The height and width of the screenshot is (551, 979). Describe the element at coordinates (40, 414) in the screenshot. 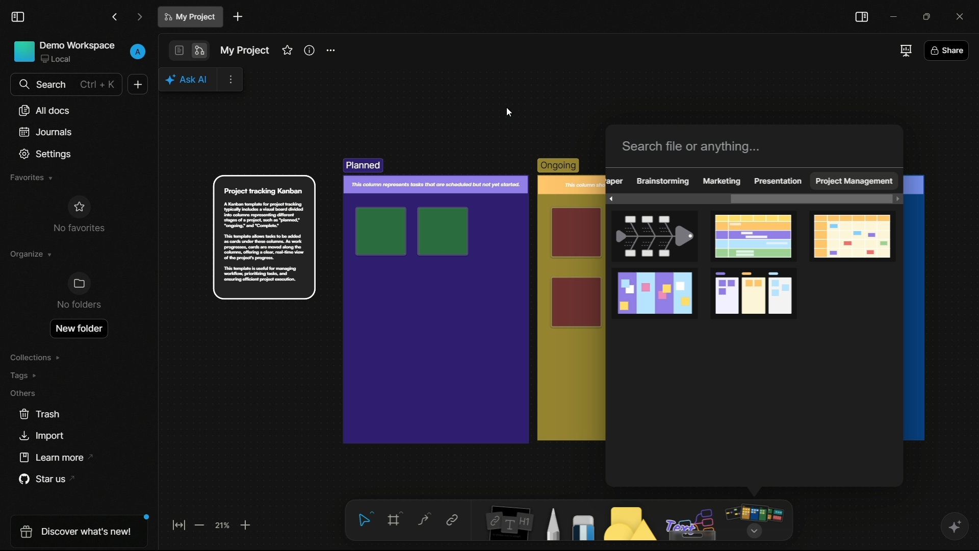

I see `trash` at that location.